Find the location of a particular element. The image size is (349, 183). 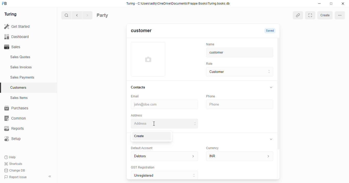

customer is located at coordinates (234, 53).